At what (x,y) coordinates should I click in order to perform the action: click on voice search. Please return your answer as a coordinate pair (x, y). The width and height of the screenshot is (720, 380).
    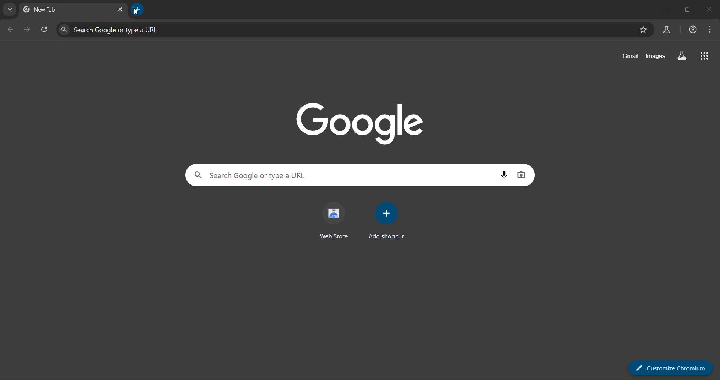
    Looking at the image, I should click on (503, 175).